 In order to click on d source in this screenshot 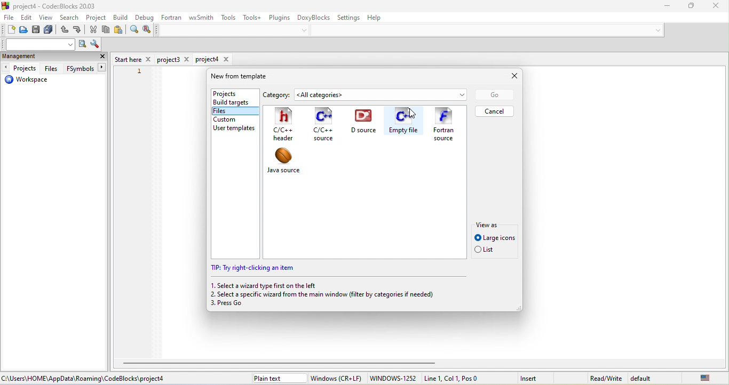, I will do `click(366, 123)`.